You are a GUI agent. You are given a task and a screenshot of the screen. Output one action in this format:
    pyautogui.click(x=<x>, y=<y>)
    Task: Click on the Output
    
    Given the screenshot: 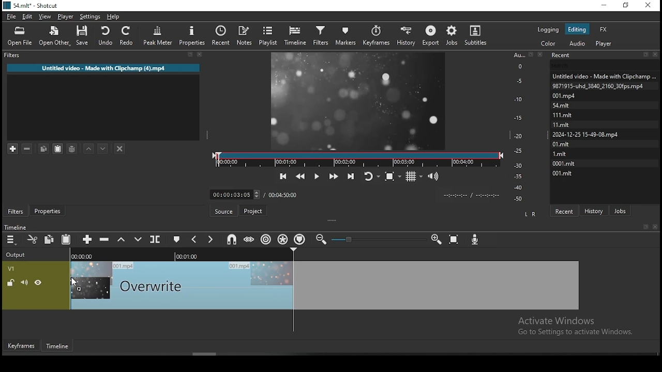 What is the action you would take?
    pyautogui.click(x=17, y=255)
    